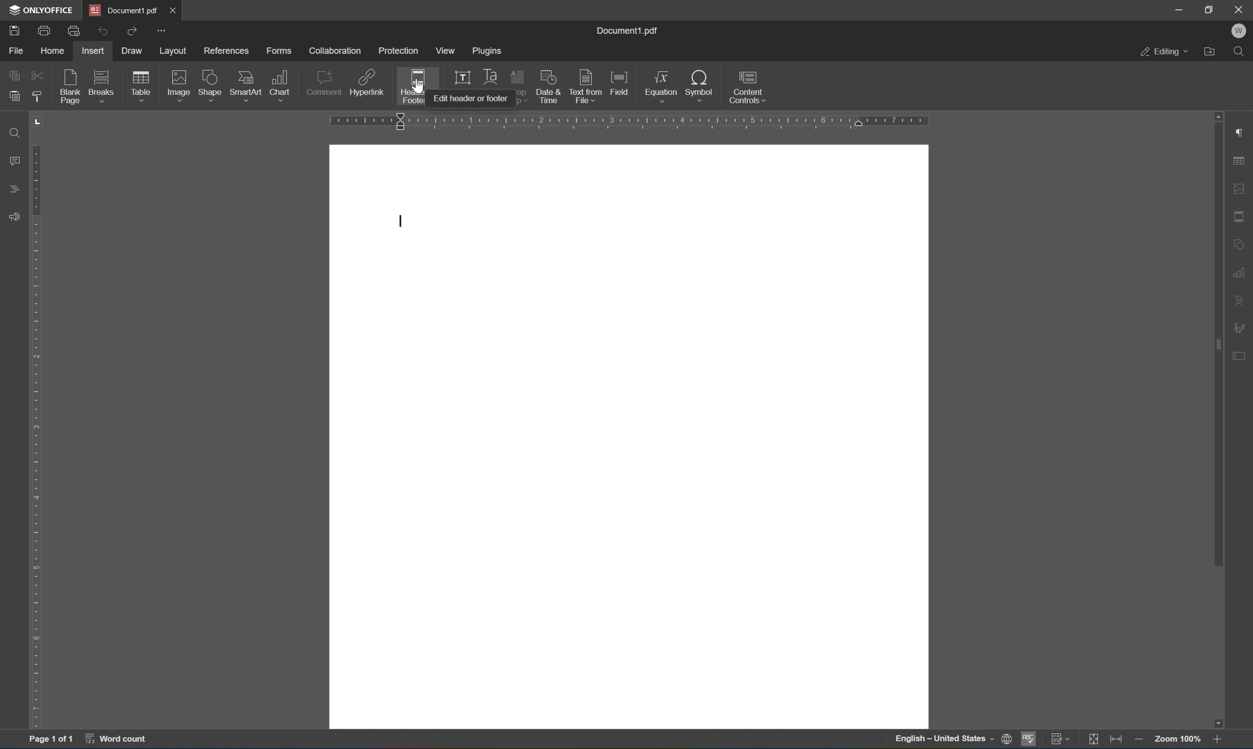 The height and width of the screenshot is (749, 1253). I want to click on smart art, so click(245, 84).